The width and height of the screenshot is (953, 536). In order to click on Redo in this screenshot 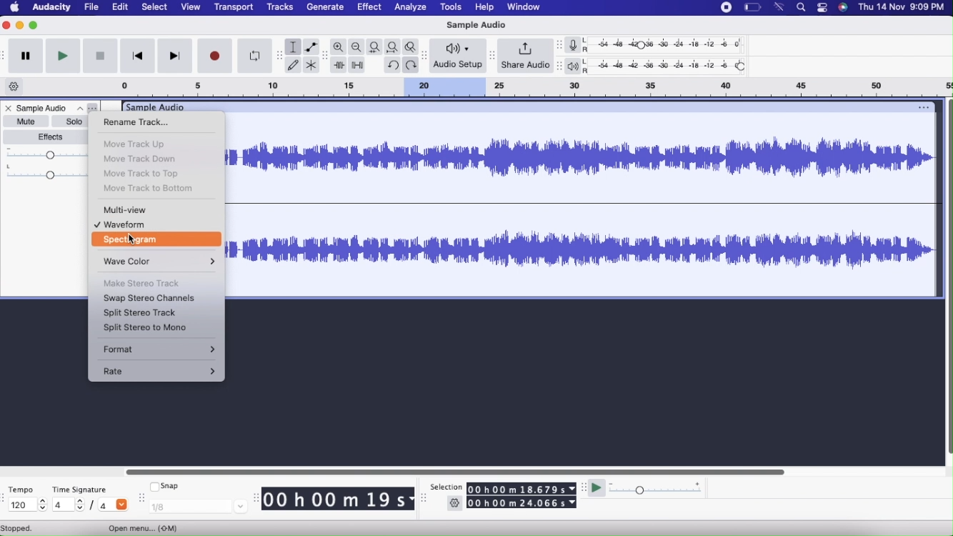, I will do `click(411, 65)`.